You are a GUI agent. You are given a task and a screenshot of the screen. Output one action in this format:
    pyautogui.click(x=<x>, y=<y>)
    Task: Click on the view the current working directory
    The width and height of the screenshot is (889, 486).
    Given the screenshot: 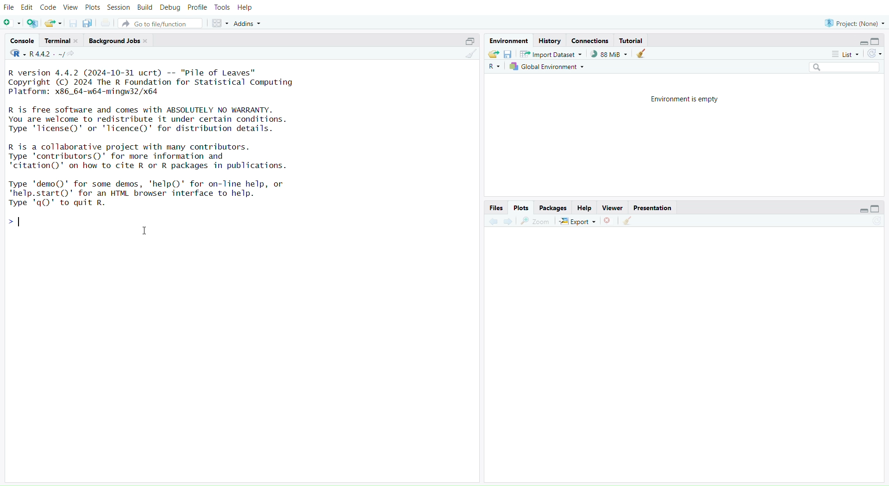 What is the action you would take?
    pyautogui.click(x=72, y=55)
    